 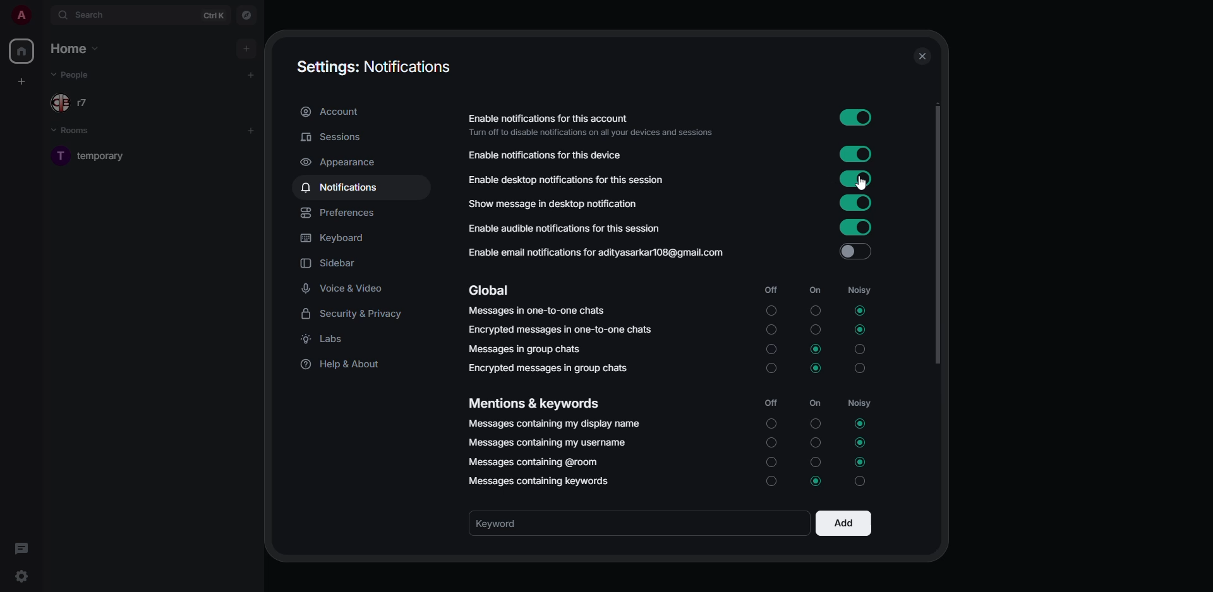 What do you see at coordinates (816, 481) in the screenshot?
I see `` at bounding box center [816, 481].